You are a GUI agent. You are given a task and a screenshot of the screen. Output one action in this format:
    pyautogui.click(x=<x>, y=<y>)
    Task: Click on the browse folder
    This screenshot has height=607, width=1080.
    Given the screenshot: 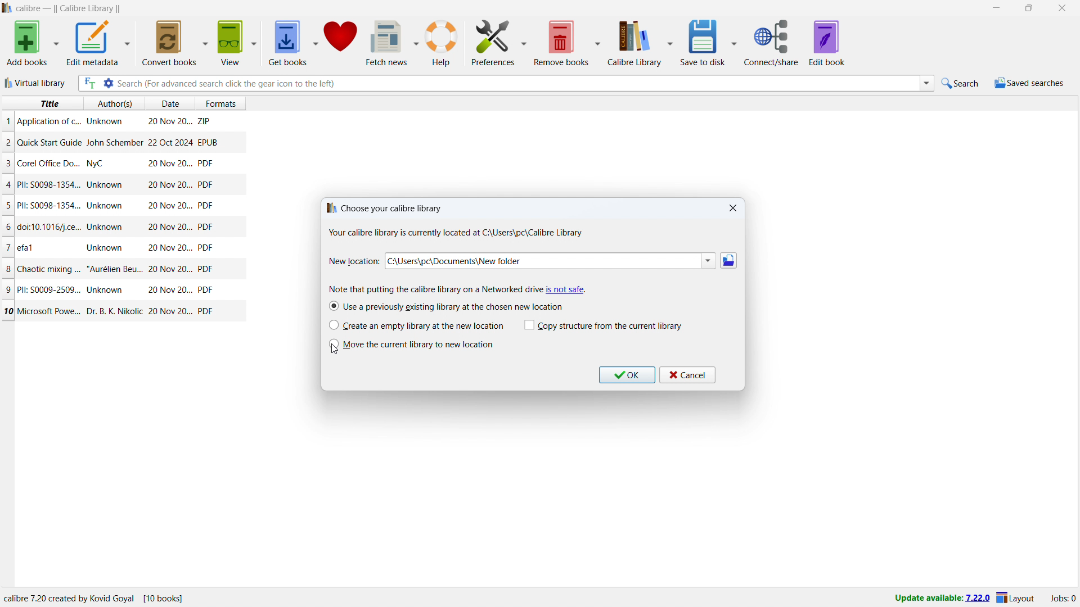 What is the action you would take?
    pyautogui.click(x=728, y=261)
    